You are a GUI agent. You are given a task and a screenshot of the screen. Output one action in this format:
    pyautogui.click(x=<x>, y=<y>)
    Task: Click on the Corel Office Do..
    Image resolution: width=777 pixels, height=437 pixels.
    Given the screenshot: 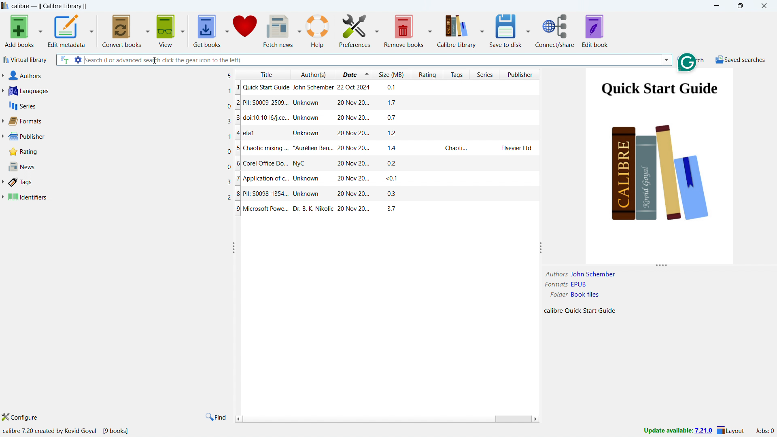 What is the action you would take?
    pyautogui.click(x=387, y=163)
    